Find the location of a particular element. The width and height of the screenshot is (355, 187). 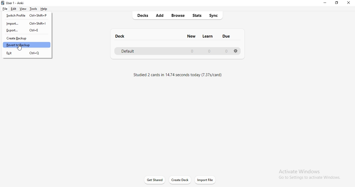

learn is located at coordinates (208, 35).